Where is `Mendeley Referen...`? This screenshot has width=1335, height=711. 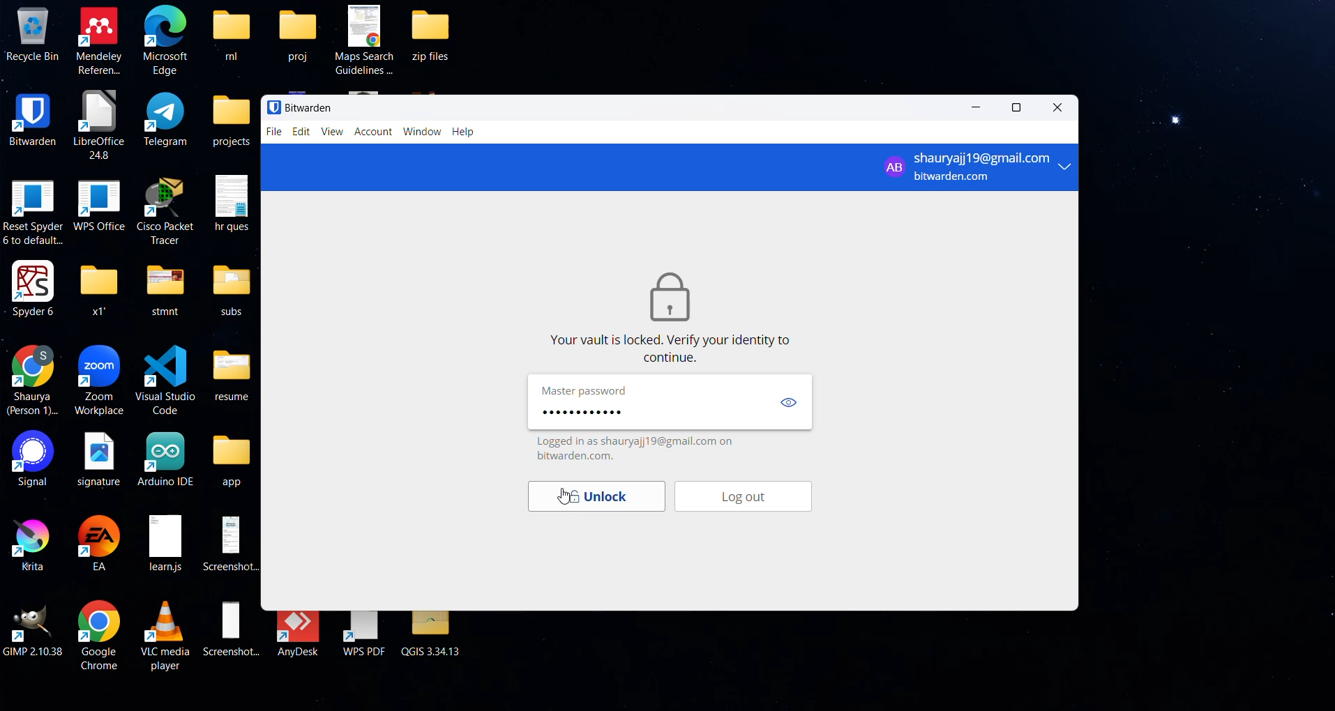 Mendeley Referen... is located at coordinates (100, 40).